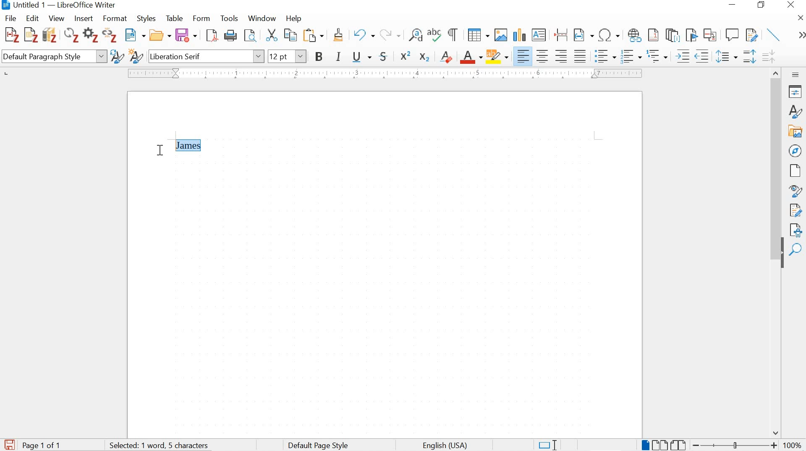 The height and width of the screenshot is (451, 806). Describe the element at coordinates (206, 56) in the screenshot. I see `font name` at that location.